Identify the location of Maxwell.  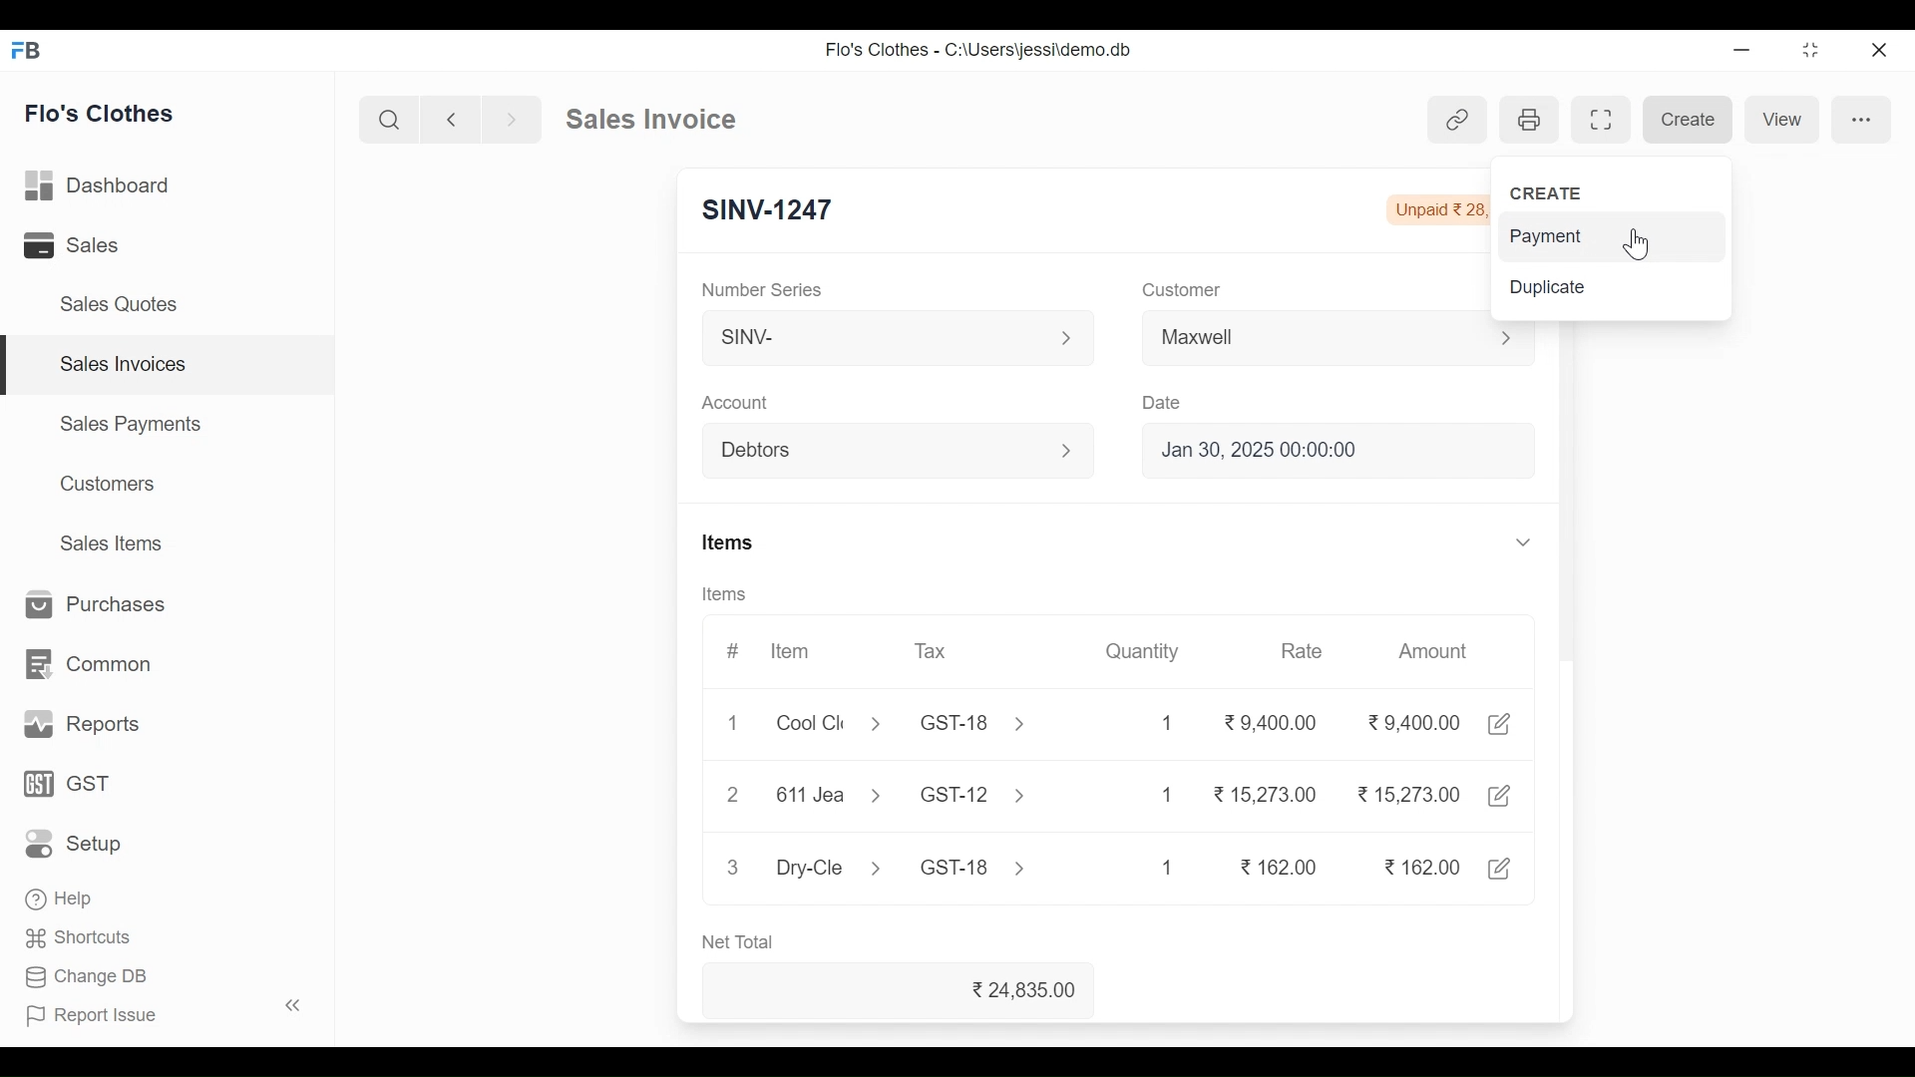
(1314, 341).